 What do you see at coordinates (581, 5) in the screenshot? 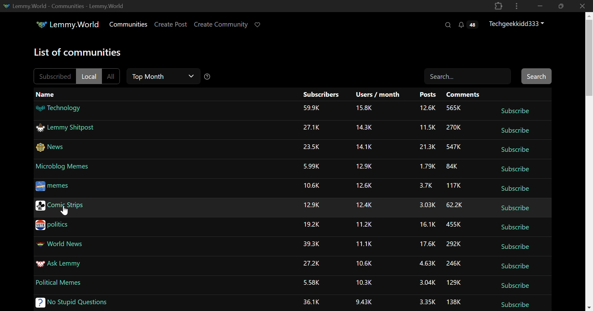
I see `Close Window` at bounding box center [581, 5].